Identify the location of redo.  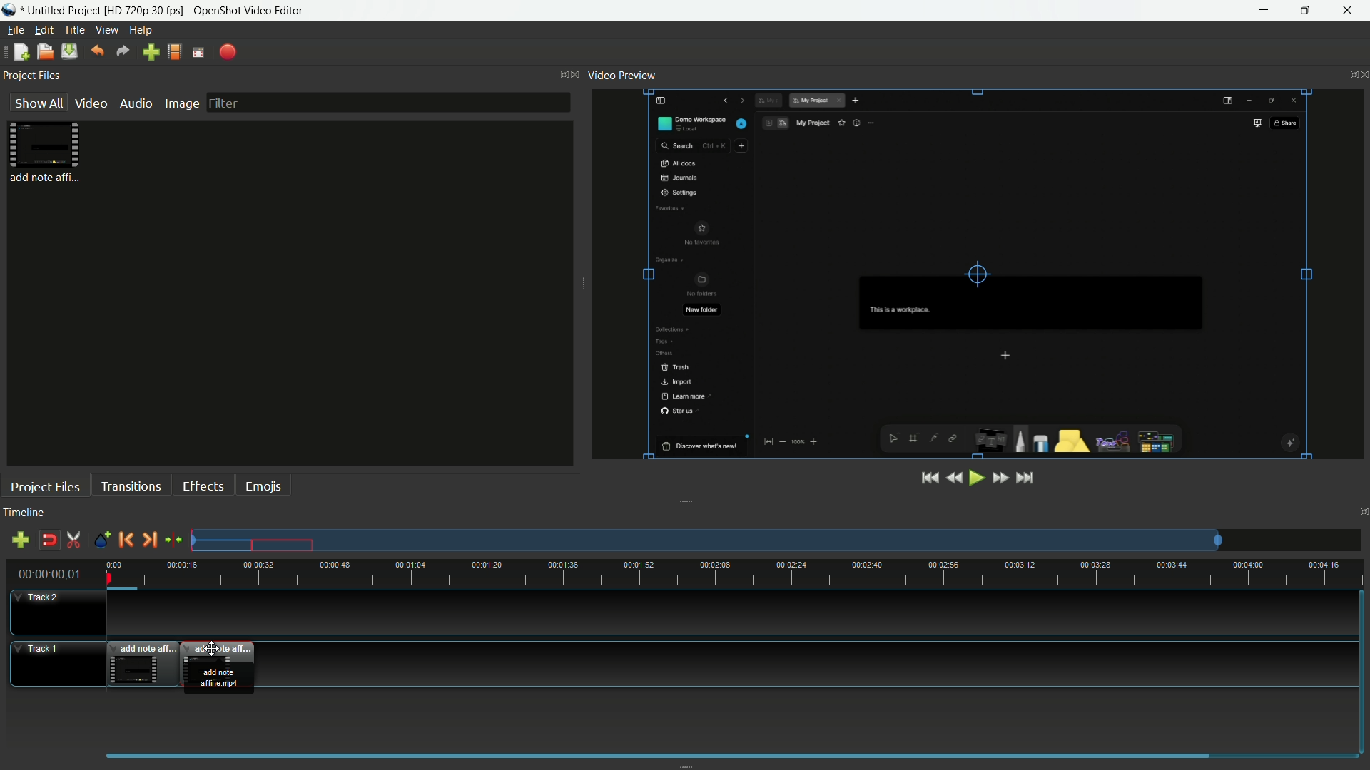
(122, 51).